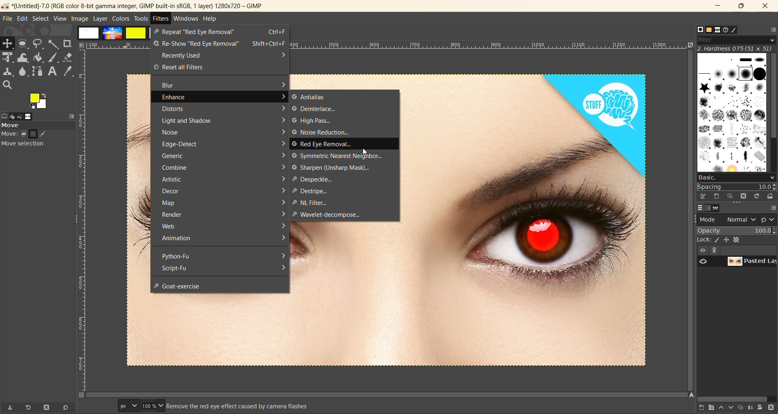 The width and height of the screenshot is (778, 414). Describe the element at coordinates (219, 202) in the screenshot. I see `map` at that location.